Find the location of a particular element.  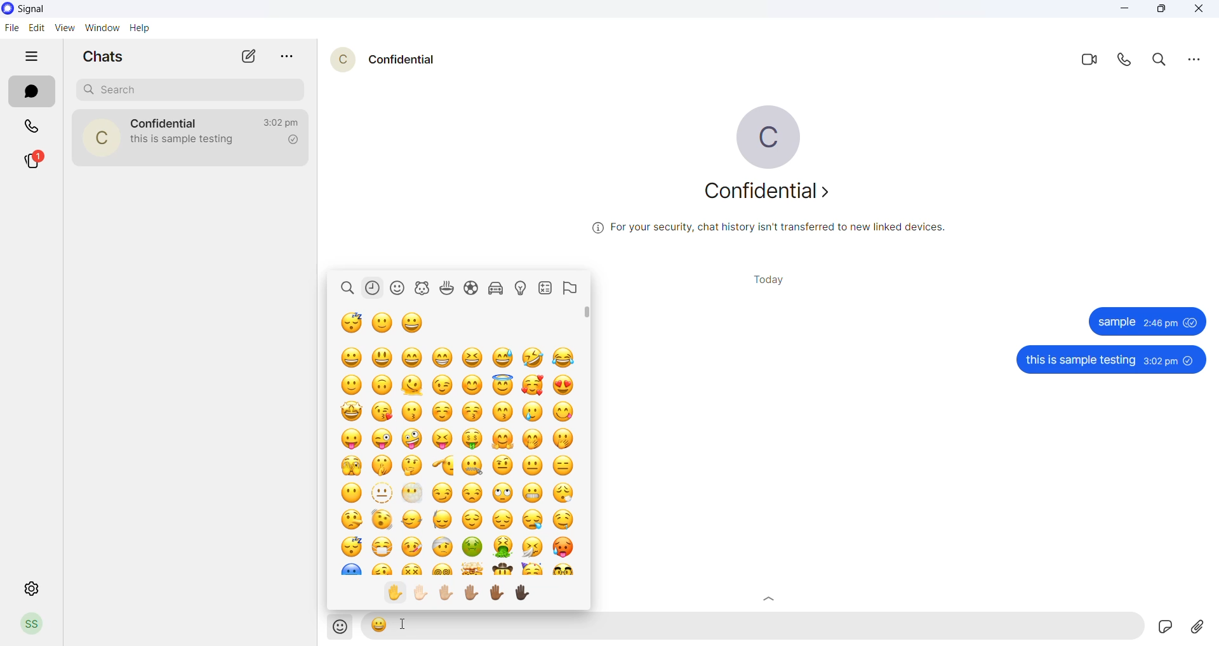

3:02 pm is located at coordinates (1160, 360).